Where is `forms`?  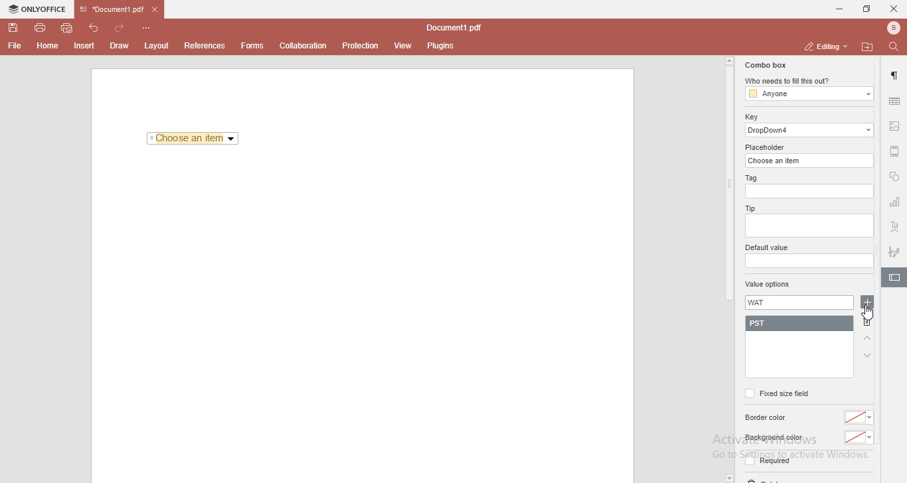
forms is located at coordinates (252, 46).